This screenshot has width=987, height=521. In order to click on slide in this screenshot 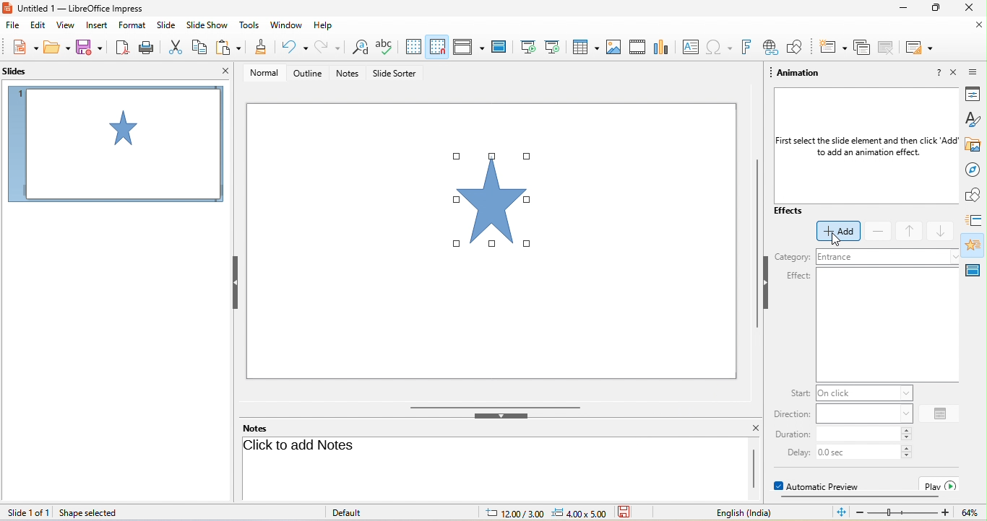, I will do `click(167, 26)`.